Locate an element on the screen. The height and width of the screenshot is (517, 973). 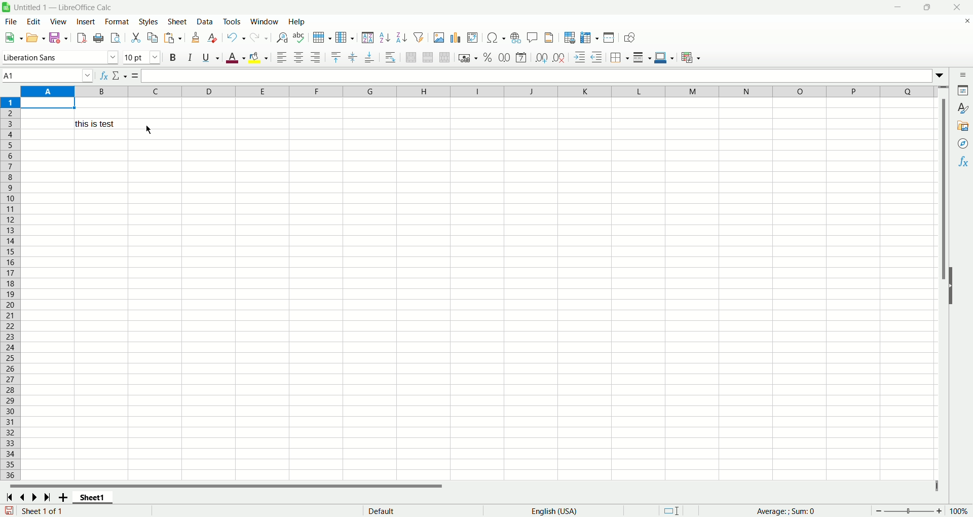
font size is located at coordinates (142, 57).